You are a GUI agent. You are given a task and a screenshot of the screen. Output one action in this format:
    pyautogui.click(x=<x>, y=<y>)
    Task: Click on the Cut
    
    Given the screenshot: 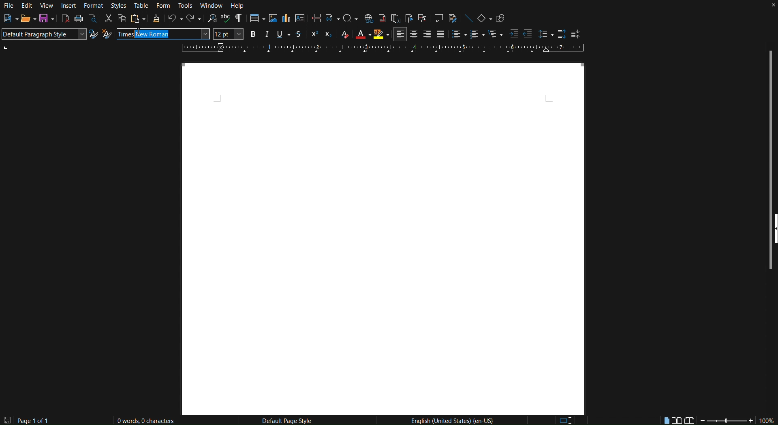 What is the action you would take?
    pyautogui.click(x=107, y=19)
    